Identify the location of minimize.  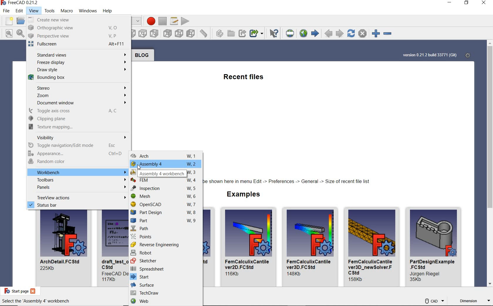
(449, 3).